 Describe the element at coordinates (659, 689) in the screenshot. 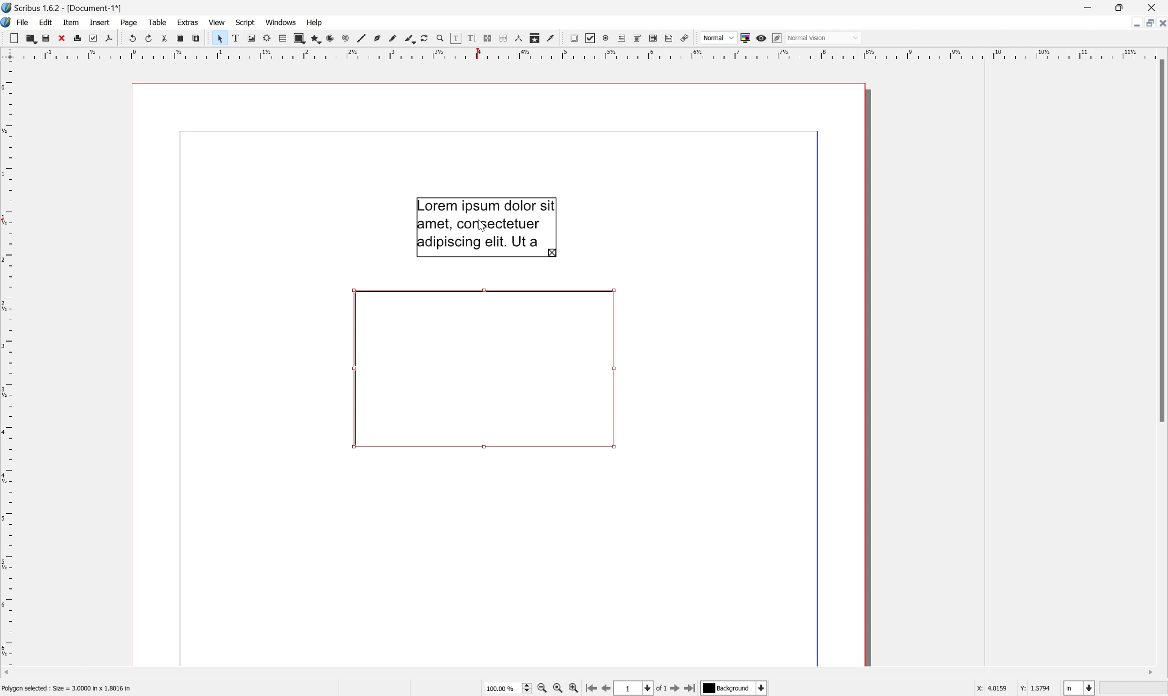

I see `of 1` at that location.